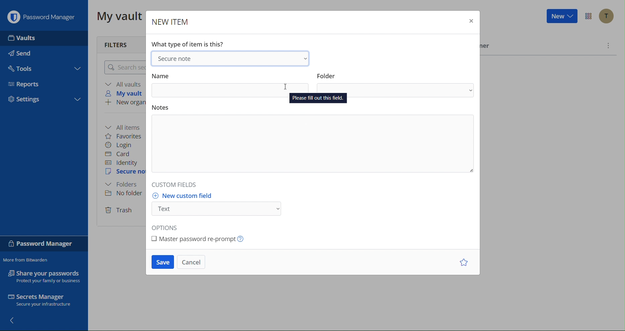 This screenshot has height=331, width=625. I want to click on New, so click(561, 17).